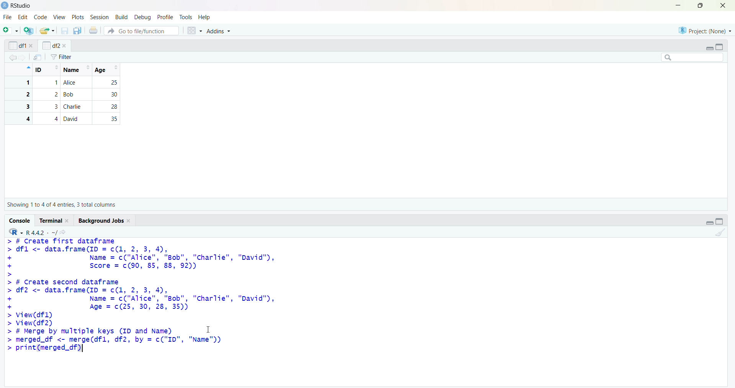 The width and height of the screenshot is (735, 388). What do you see at coordinates (723, 5) in the screenshot?
I see `close` at bounding box center [723, 5].